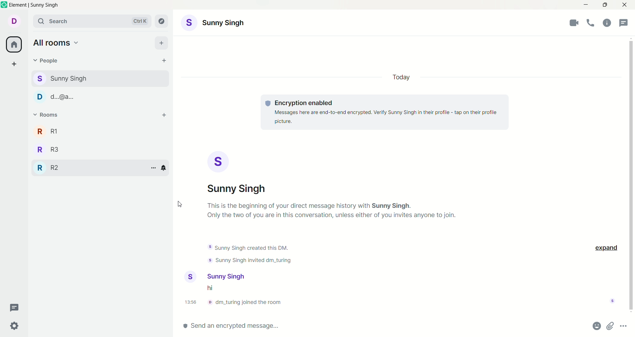  Describe the element at coordinates (607, 22) in the screenshot. I see `room info` at that location.